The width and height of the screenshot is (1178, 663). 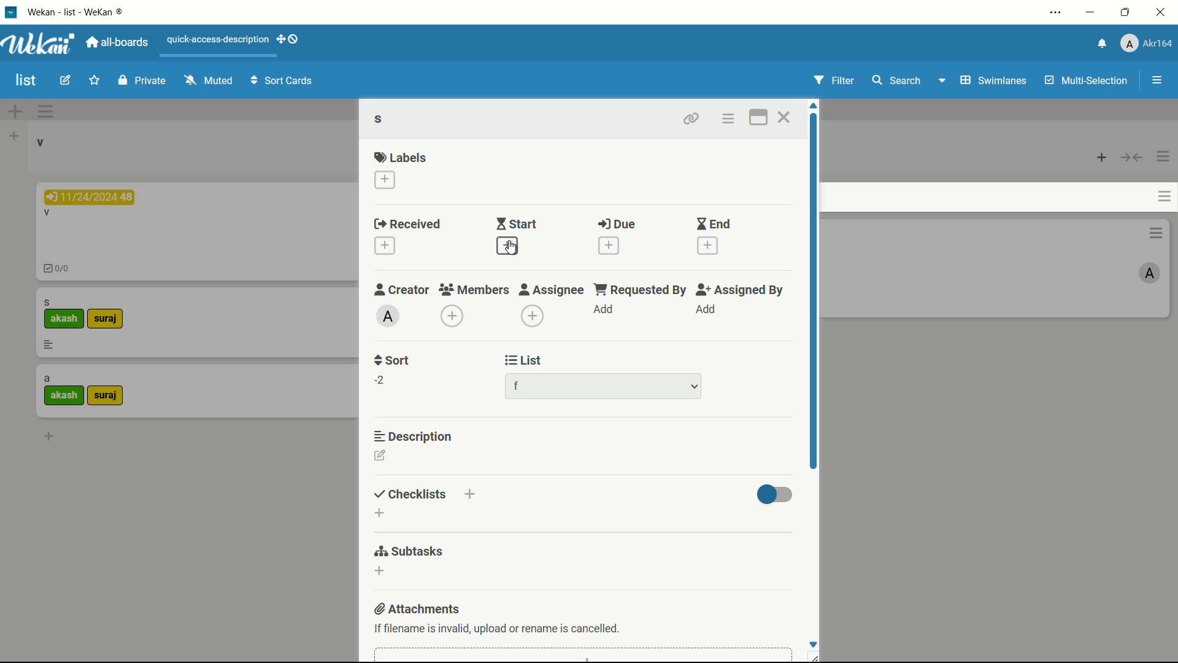 What do you see at coordinates (520, 224) in the screenshot?
I see `start` at bounding box center [520, 224].